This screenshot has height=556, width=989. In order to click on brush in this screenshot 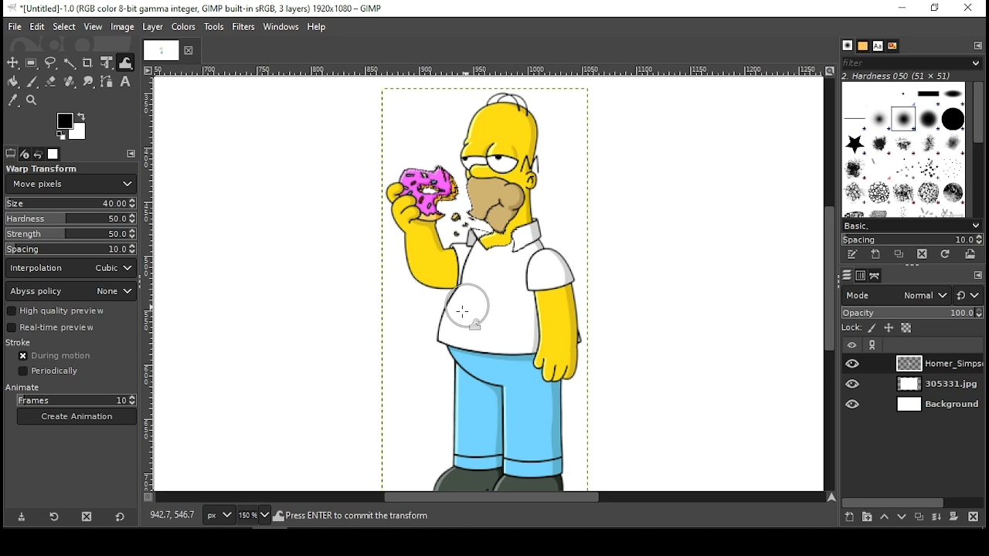, I will do `click(848, 45)`.